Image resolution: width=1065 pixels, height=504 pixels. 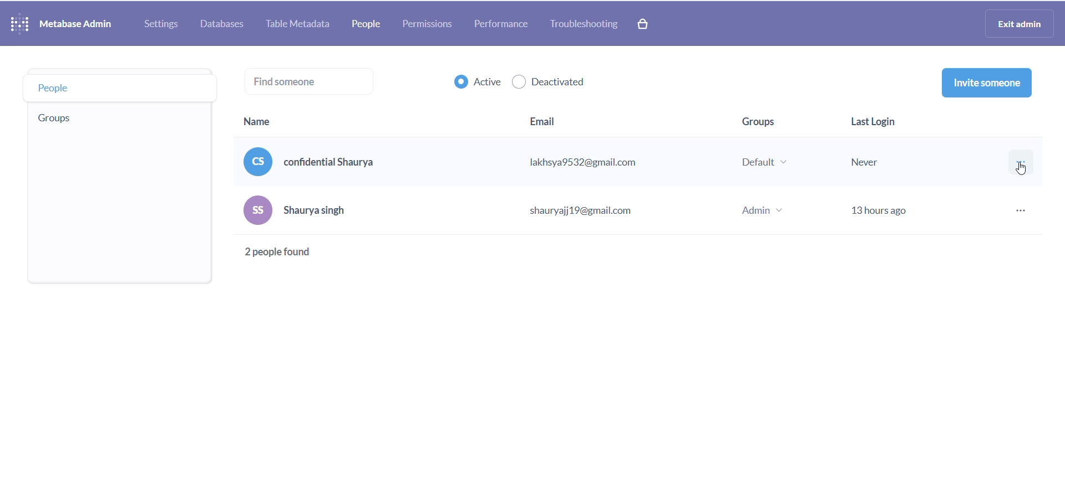 What do you see at coordinates (311, 214) in the screenshot?
I see `name` at bounding box center [311, 214].